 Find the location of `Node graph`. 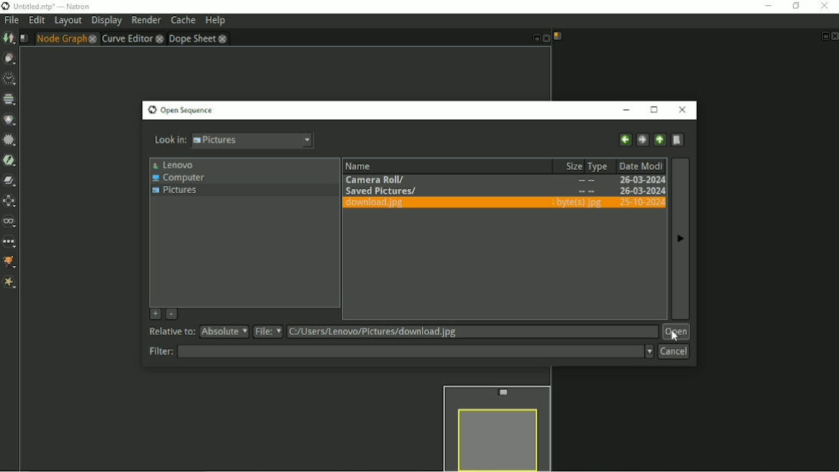

Node graph is located at coordinates (66, 38).